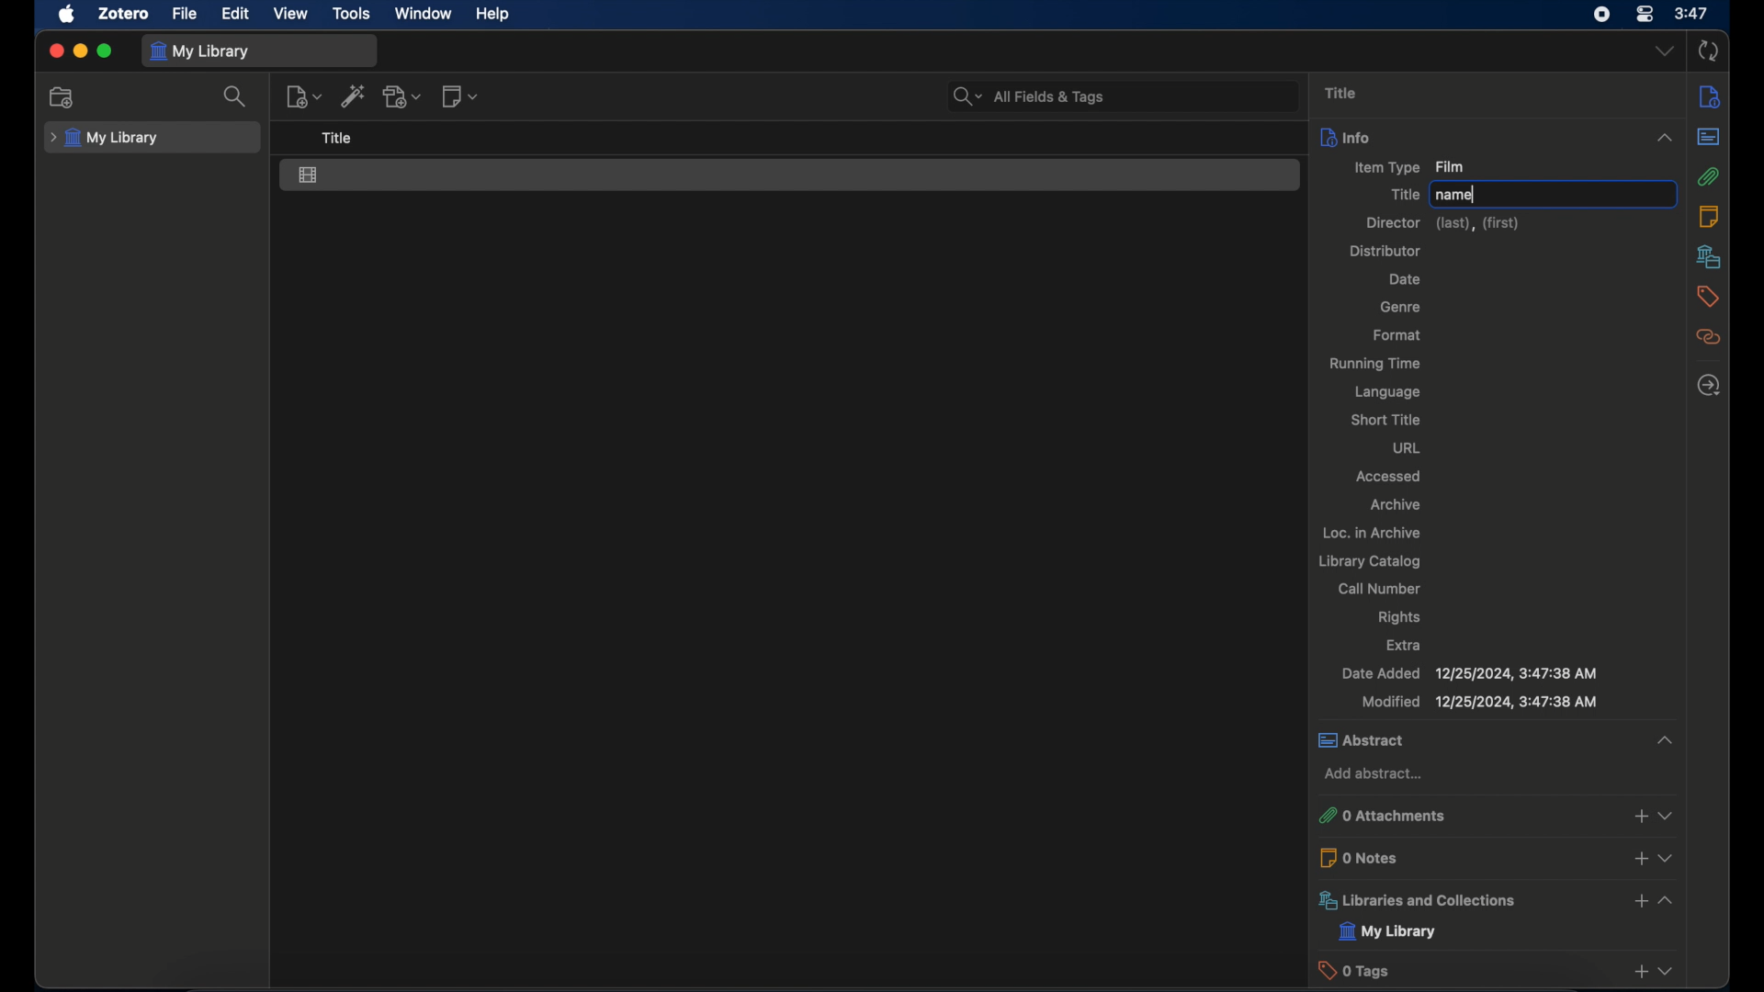 The image size is (1764, 992). What do you see at coordinates (239, 96) in the screenshot?
I see `search` at bounding box center [239, 96].